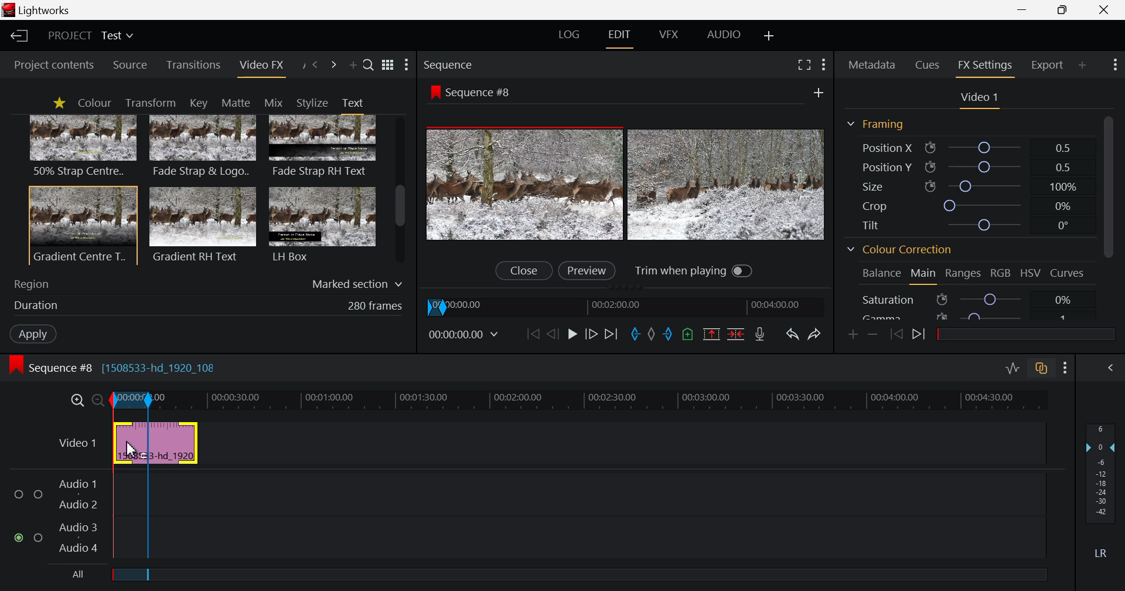 This screenshot has height=591, width=1125. Describe the element at coordinates (1101, 493) in the screenshot. I see `Decibel Level` at that location.